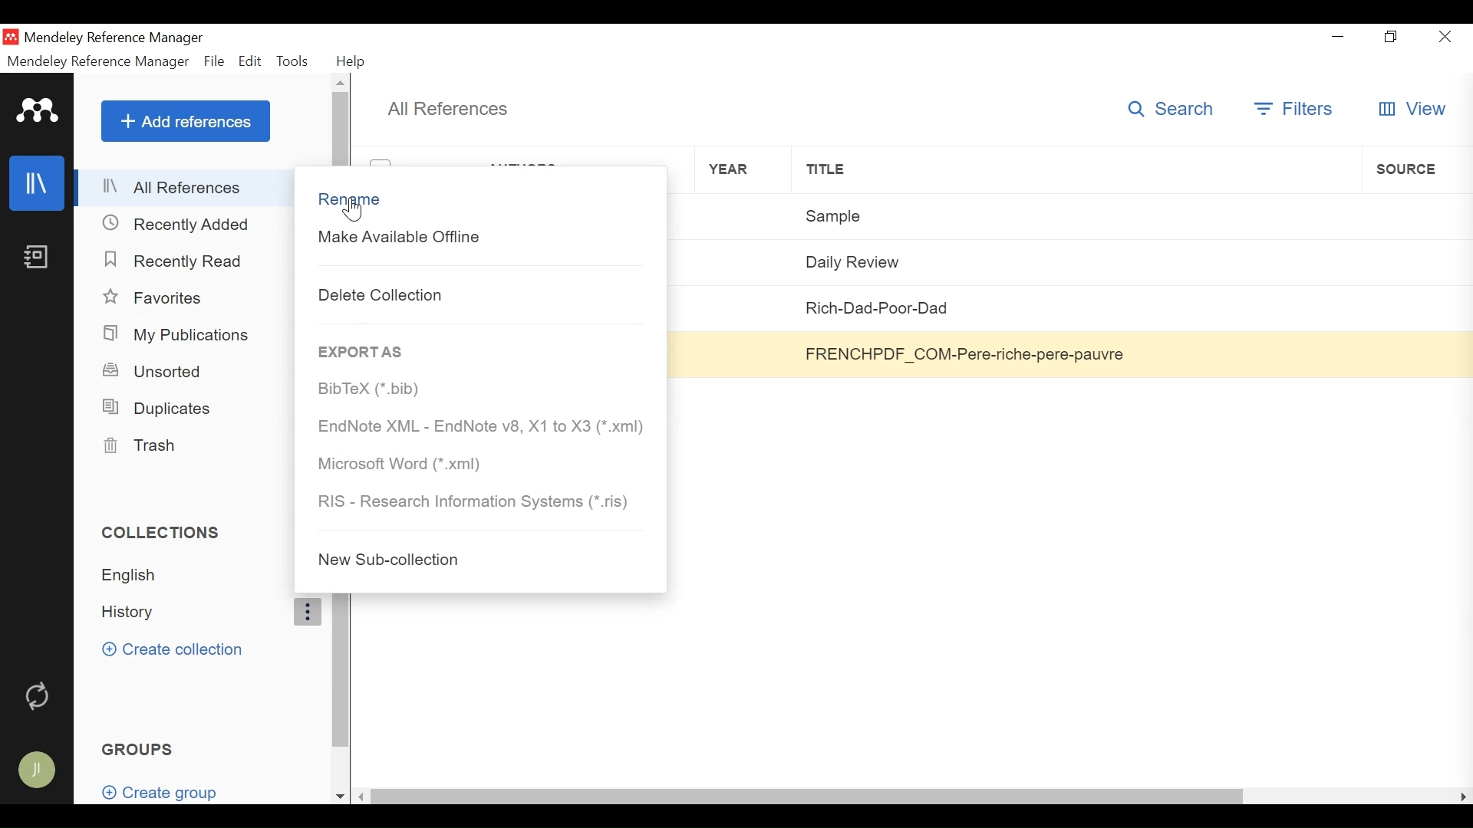 The height and width of the screenshot is (828, 1473). Describe the element at coordinates (1412, 110) in the screenshot. I see `View` at that location.